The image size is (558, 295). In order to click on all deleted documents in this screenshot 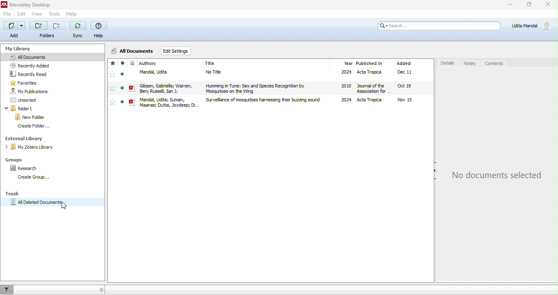, I will do `click(46, 204)`.